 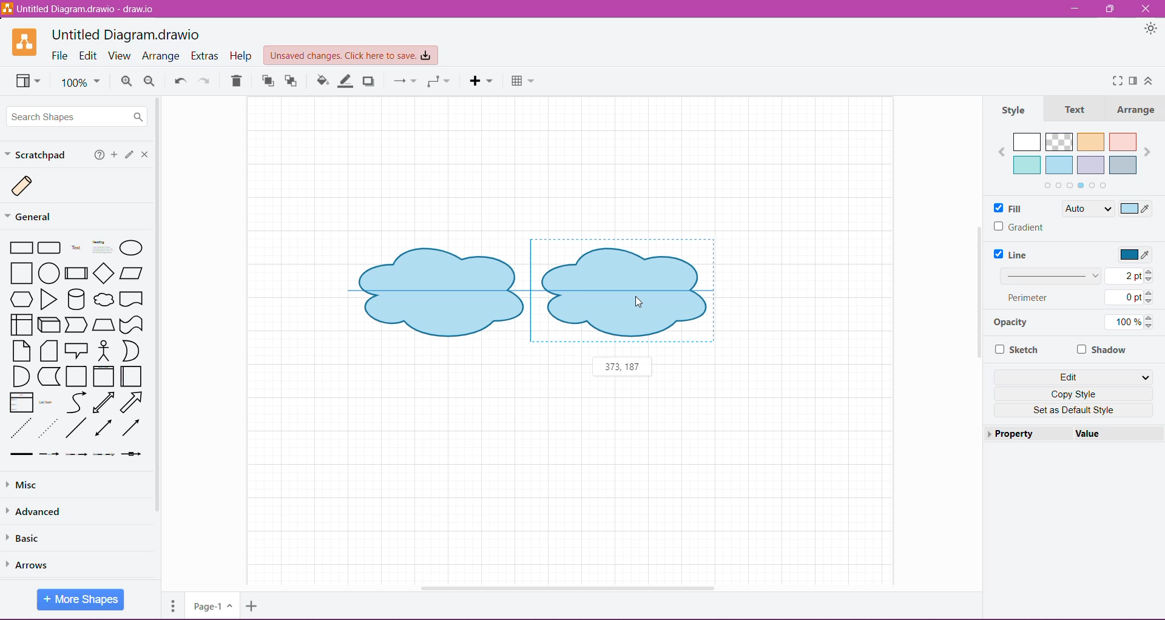 What do you see at coordinates (119, 55) in the screenshot?
I see `View` at bounding box center [119, 55].